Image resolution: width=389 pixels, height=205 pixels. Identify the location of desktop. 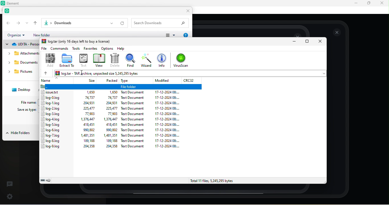
(22, 90).